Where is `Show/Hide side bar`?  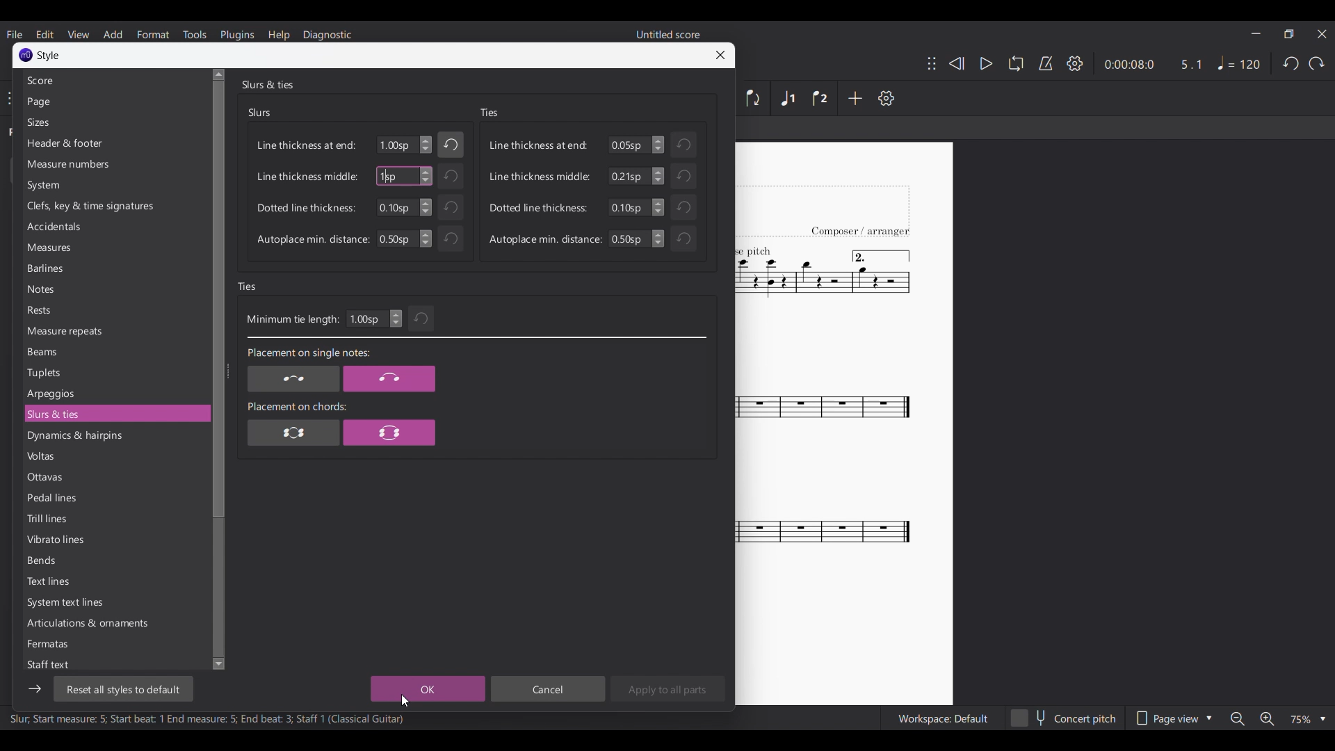 Show/Hide side bar is located at coordinates (35, 689).